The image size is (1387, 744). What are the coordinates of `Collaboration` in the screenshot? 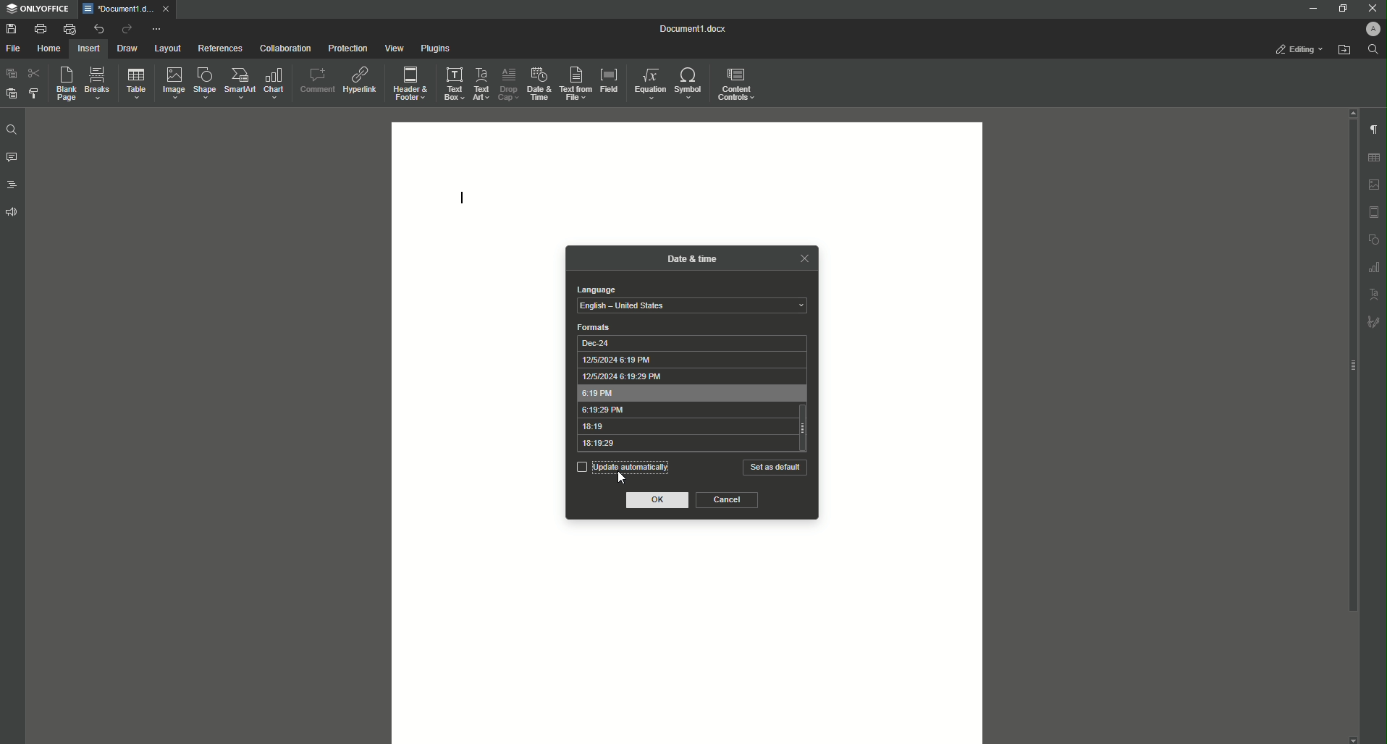 It's located at (282, 47).